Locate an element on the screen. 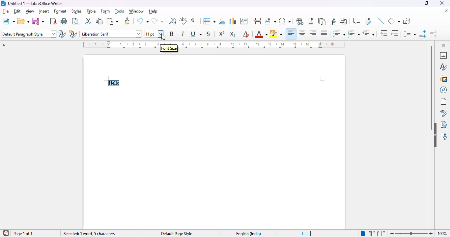 This screenshot has height=237, width=450. Liberation Serif is located at coordinates (110, 33).